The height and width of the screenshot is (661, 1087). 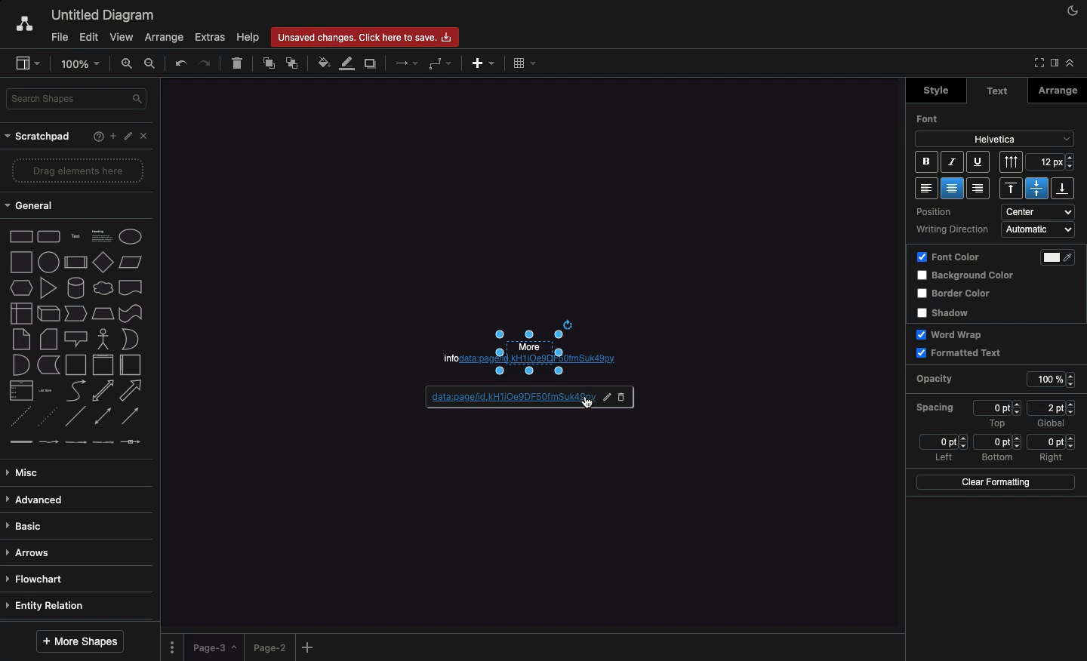 I want to click on Edit, so click(x=88, y=38).